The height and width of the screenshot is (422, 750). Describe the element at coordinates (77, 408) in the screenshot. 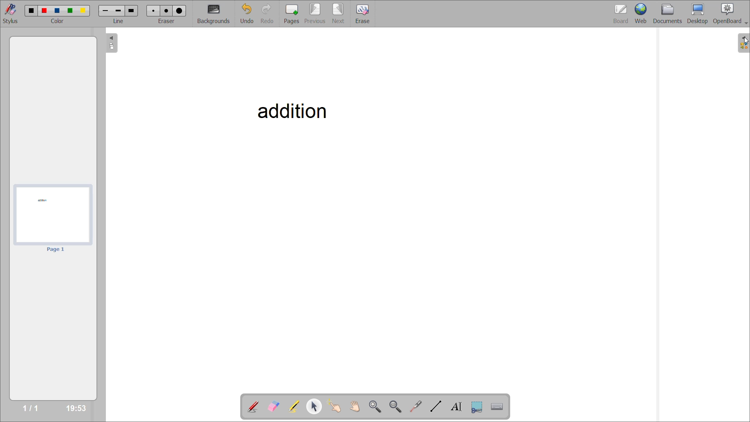

I see `19:53` at that location.